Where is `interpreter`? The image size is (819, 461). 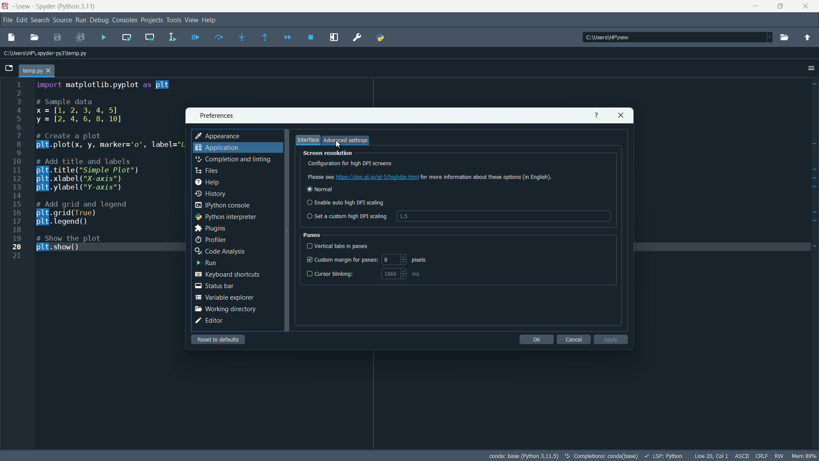 interpreter is located at coordinates (524, 456).